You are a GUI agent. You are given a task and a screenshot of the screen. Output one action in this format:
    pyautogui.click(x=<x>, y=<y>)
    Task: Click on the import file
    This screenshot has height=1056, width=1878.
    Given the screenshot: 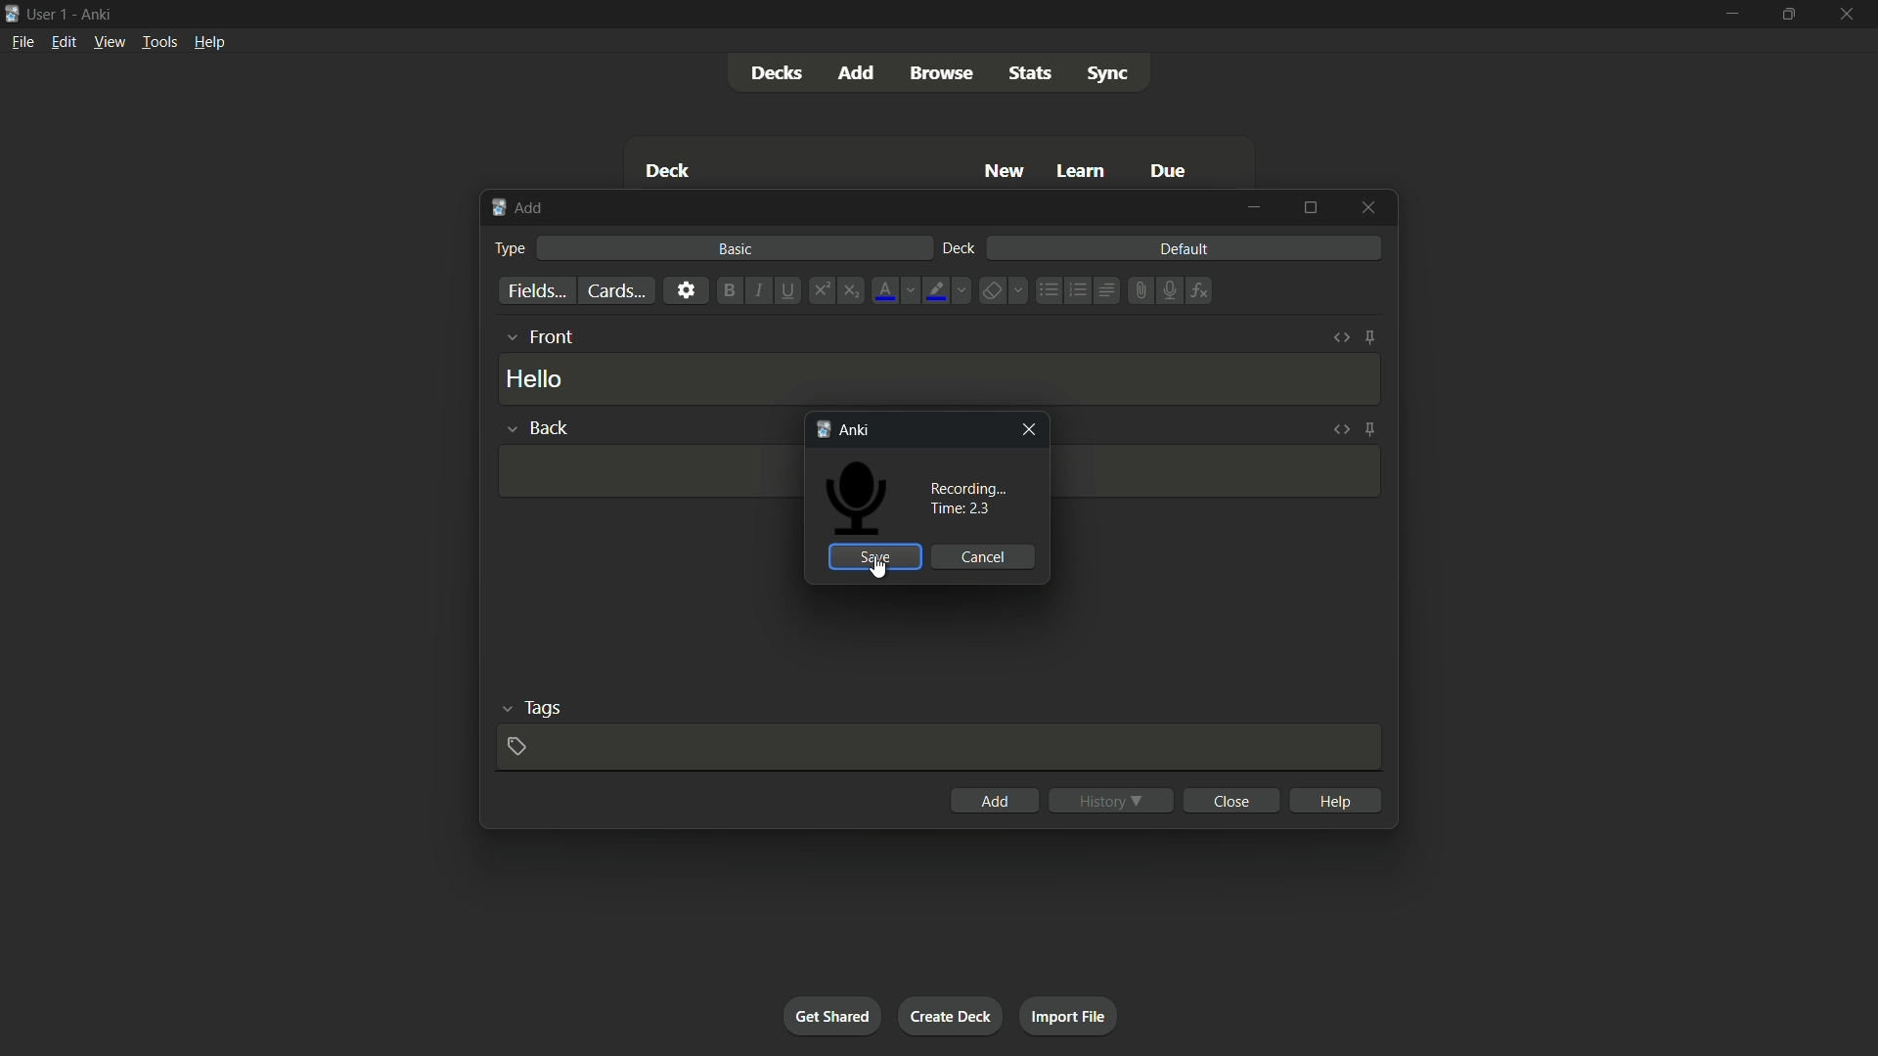 What is the action you would take?
    pyautogui.click(x=1072, y=1015)
    